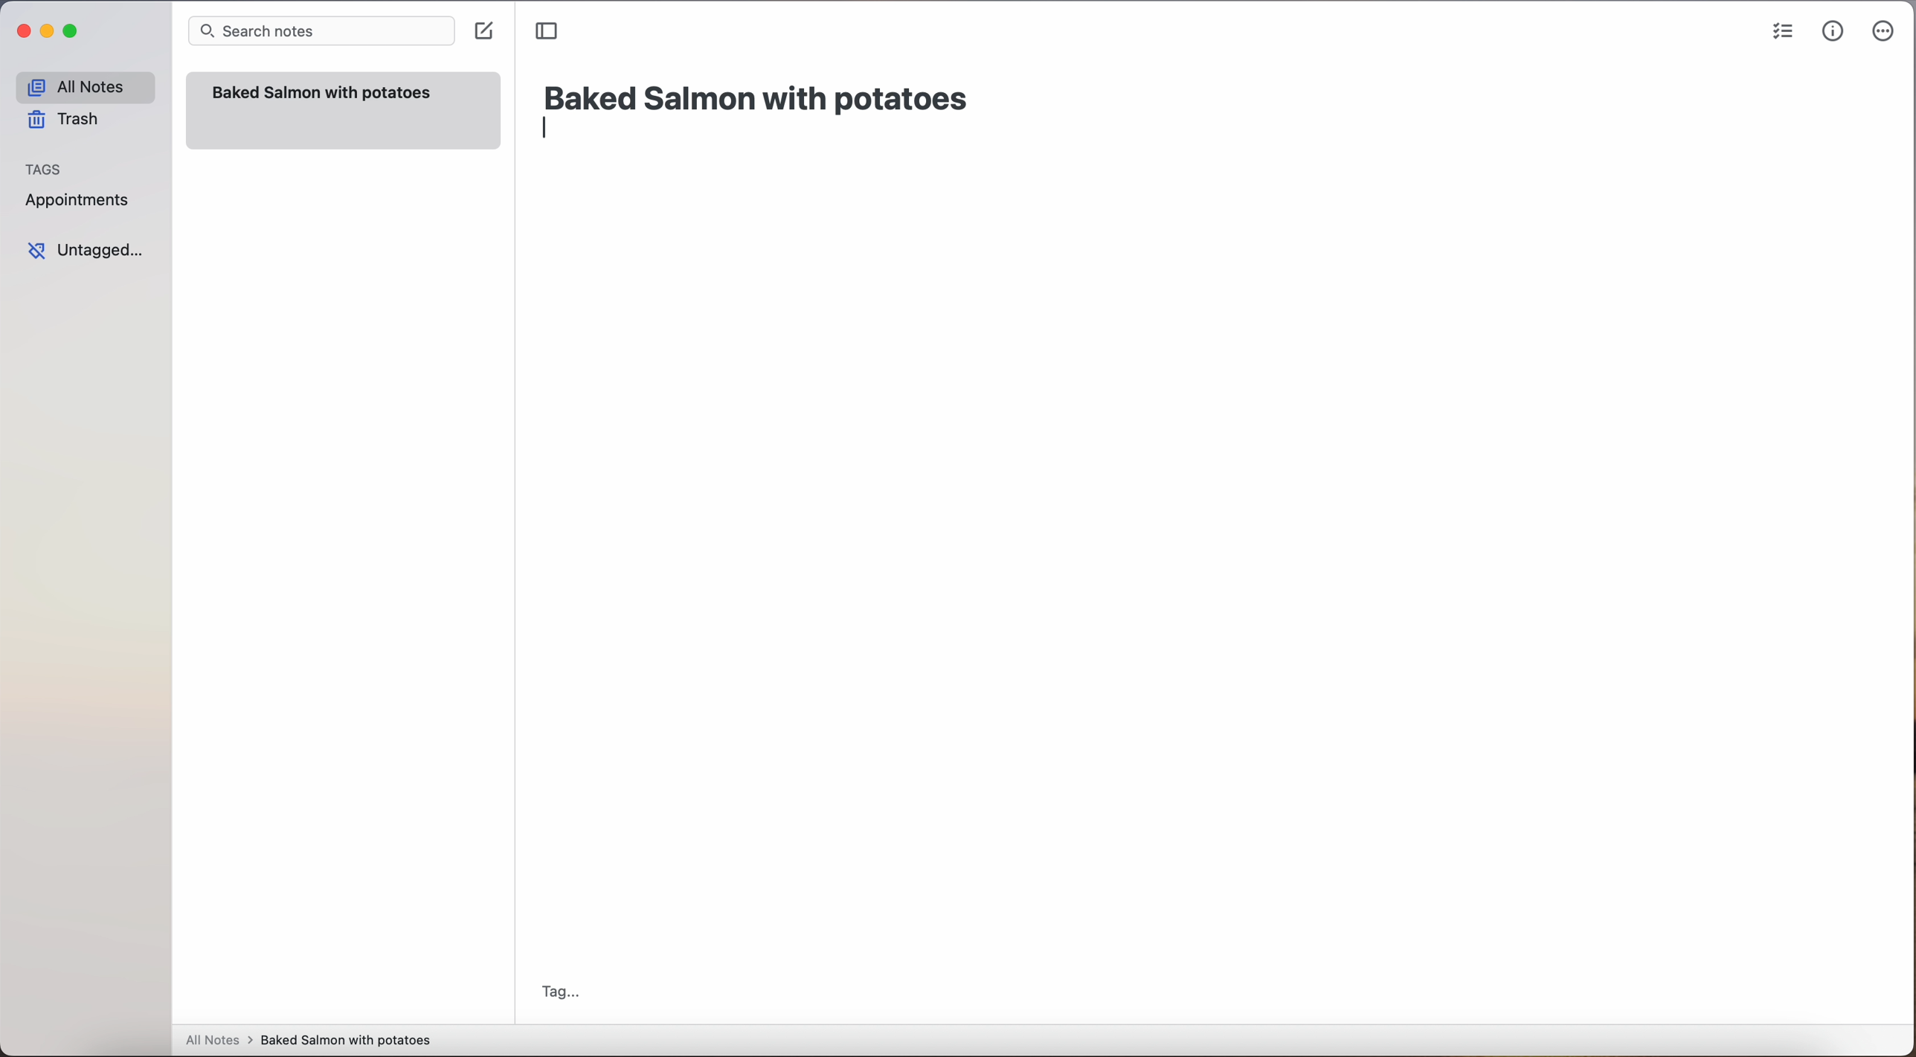 The width and height of the screenshot is (1916, 1057). Describe the element at coordinates (73, 30) in the screenshot. I see `maximize` at that location.